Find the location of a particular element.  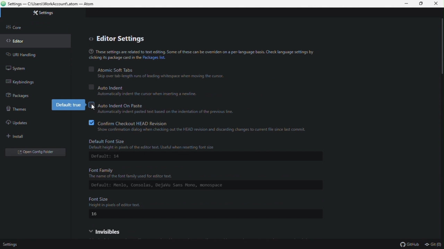

Packages is located at coordinates (20, 96).